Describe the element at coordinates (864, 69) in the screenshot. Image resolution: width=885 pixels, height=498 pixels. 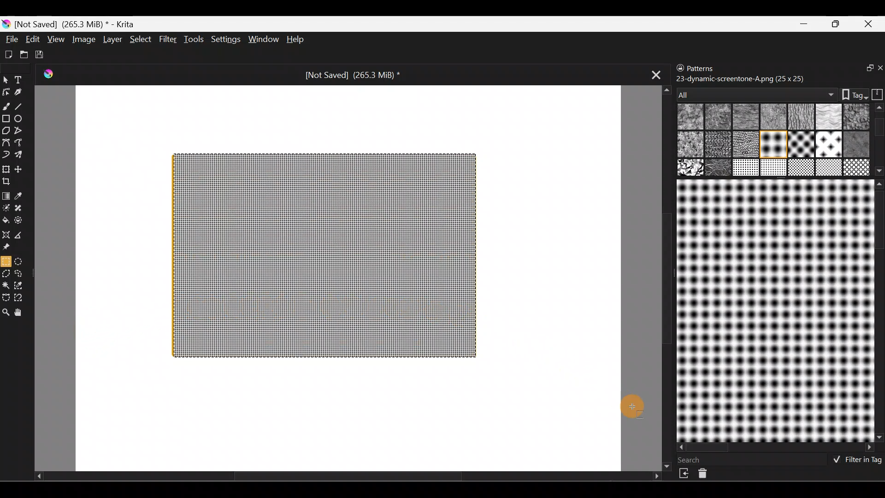
I see `Float docker` at that location.